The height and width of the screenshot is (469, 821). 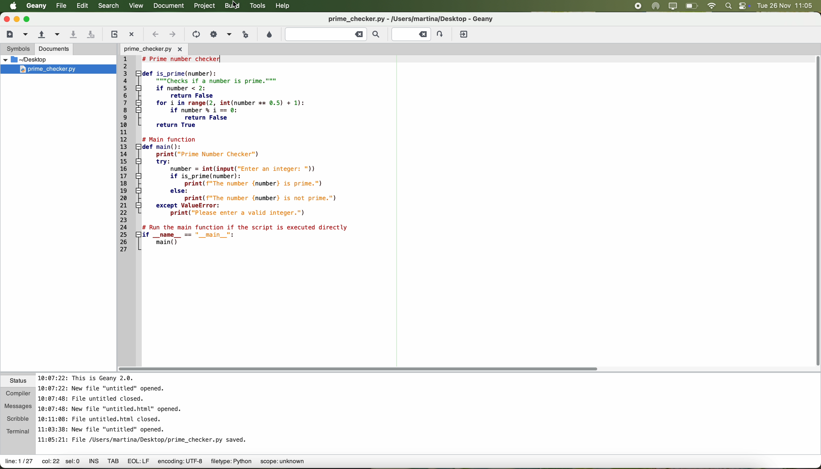 I want to click on date and hour, so click(x=788, y=6).